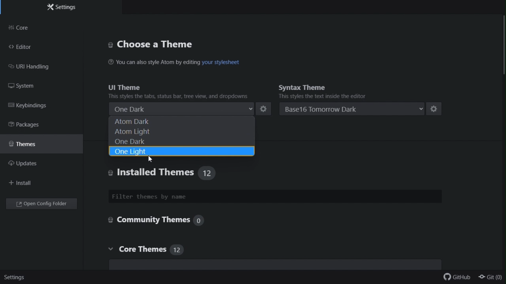 This screenshot has height=284, width=506. What do you see at coordinates (181, 96) in the screenshot?
I see `This styles the tabs, status bar, tree view, and dropdowns` at bounding box center [181, 96].